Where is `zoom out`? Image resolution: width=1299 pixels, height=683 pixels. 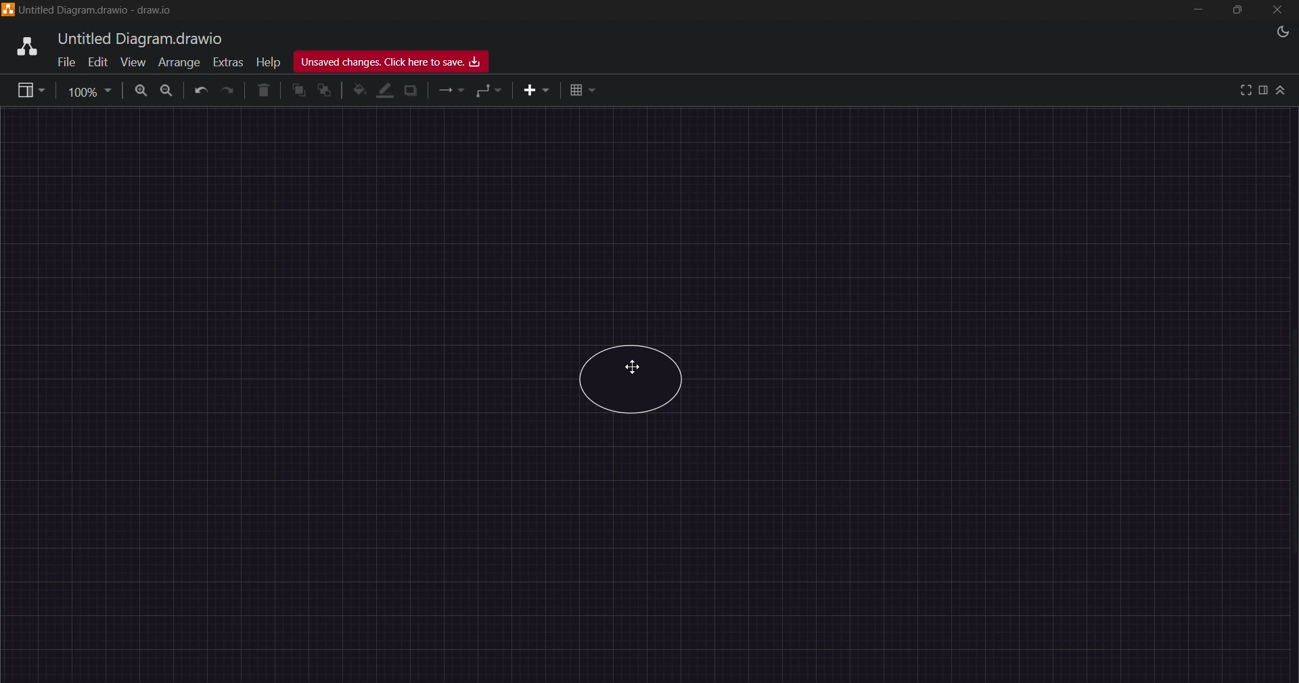
zoom out is located at coordinates (166, 93).